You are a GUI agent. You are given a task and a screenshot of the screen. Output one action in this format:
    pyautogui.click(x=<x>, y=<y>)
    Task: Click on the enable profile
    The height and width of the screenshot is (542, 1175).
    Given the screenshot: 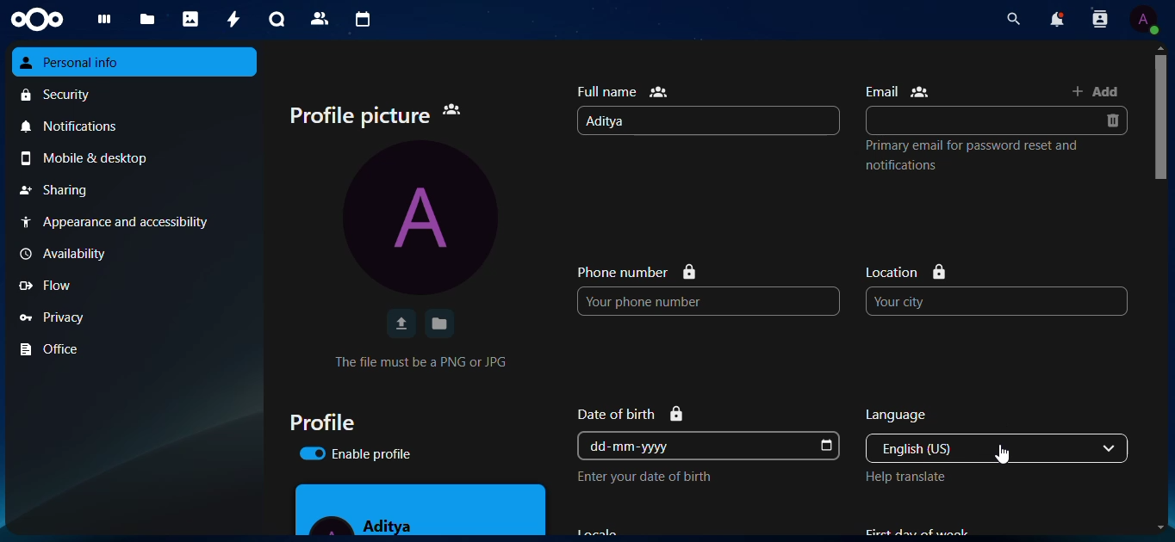 What is the action you would take?
    pyautogui.click(x=366, y=455)
    